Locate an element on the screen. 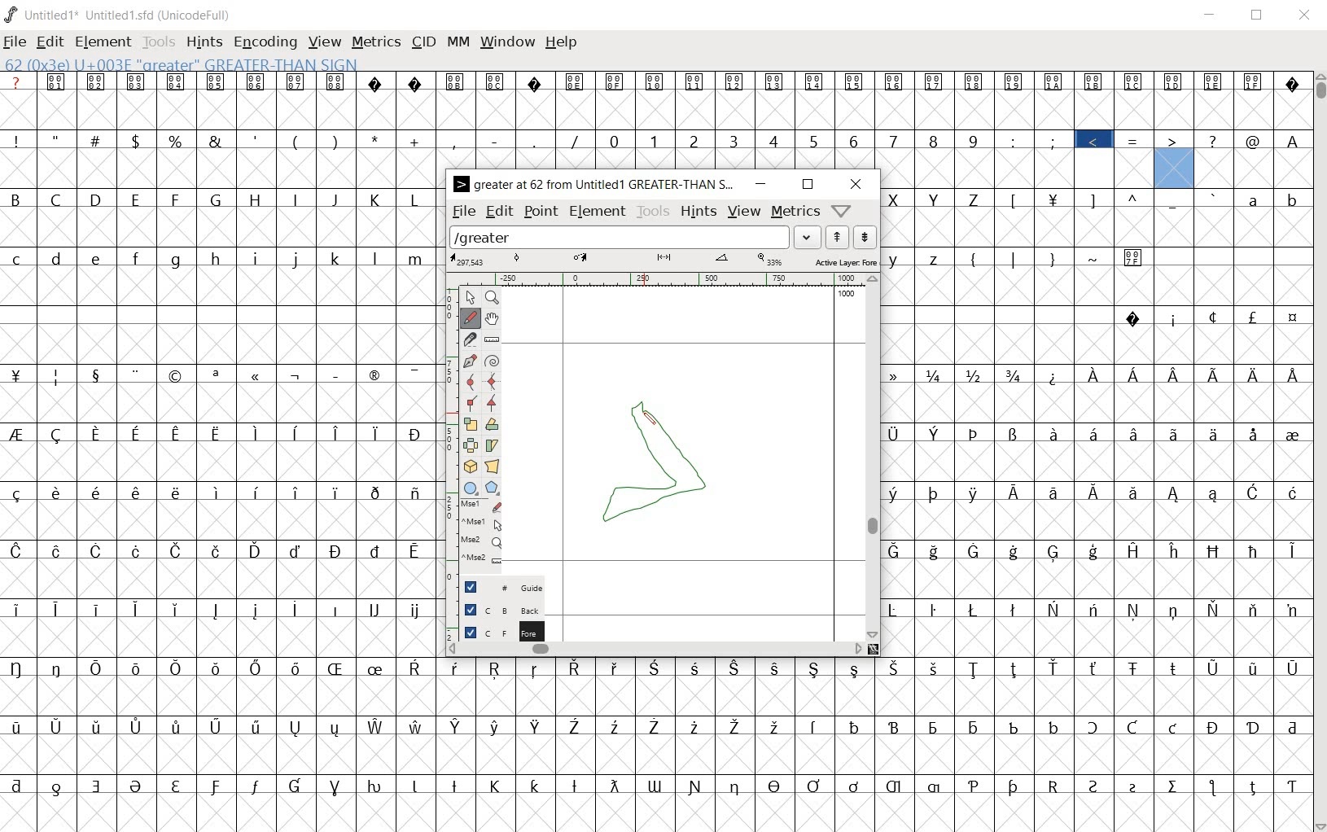 This screenshot has height=832, width=1327. glyphs is located at coordinates (217, 445).